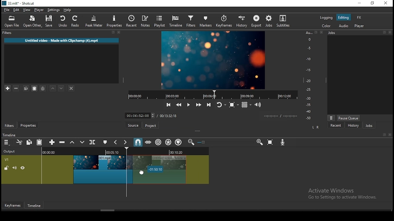 This screenshot has width=394, height=221. I want to click on jobs, so click(368, 125).